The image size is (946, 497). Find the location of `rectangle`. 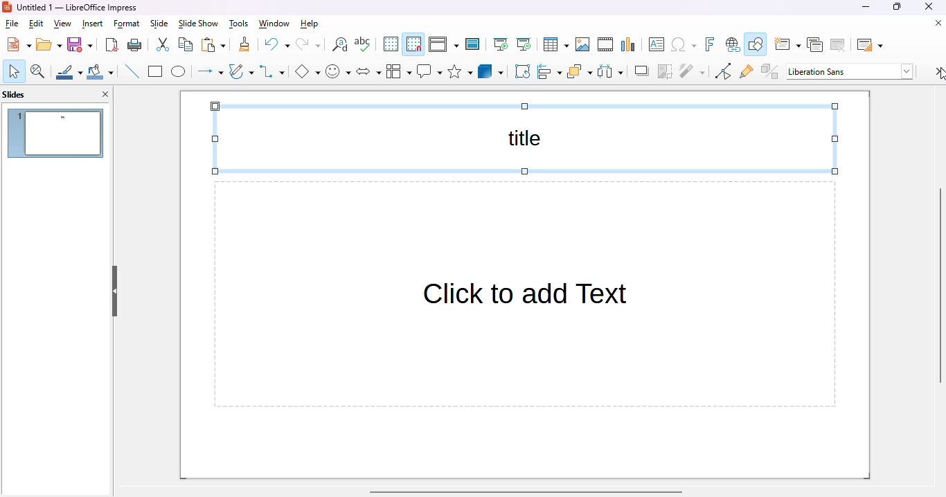

rectangle is located at coordinates (156, 71).